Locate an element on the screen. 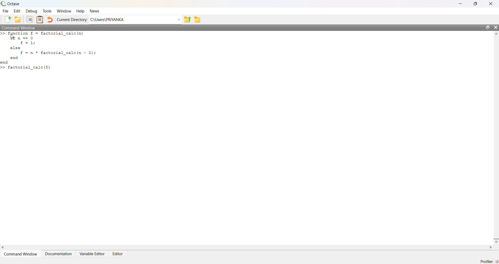  clip board is located at coordinates (40, 19).